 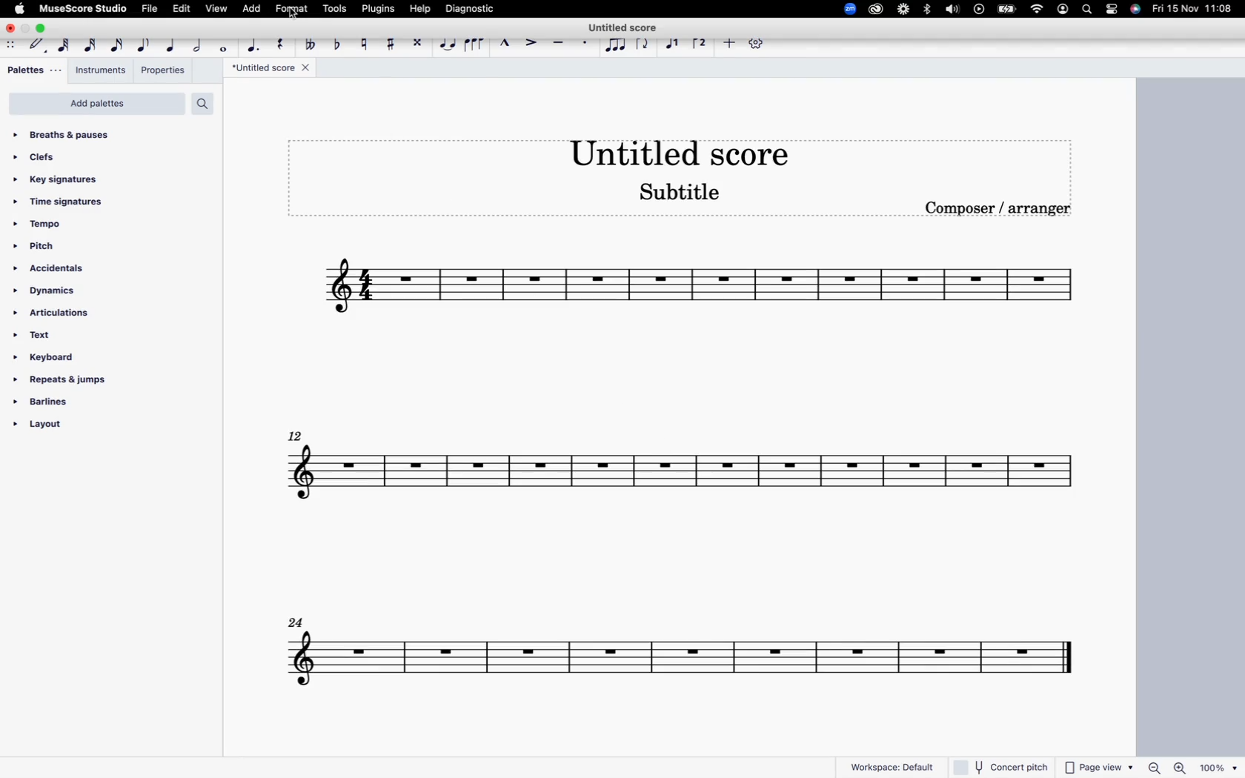 What do you see at coordinates (504, 44) in the screenshot?
I see `marcatto` at bounding box center [504, 44].